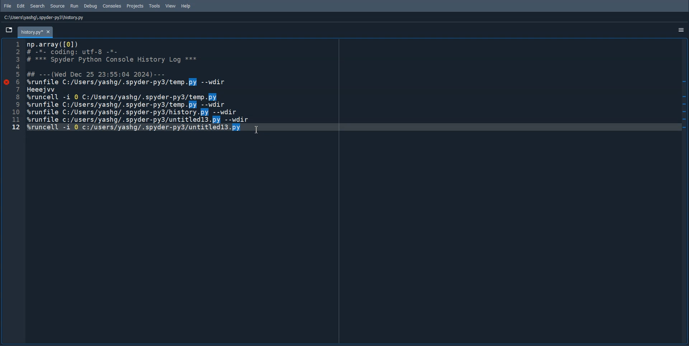 The width and height of the screenshot is (689, 346). What do you see at coordinates (186, 6) in the screenshot?
I see `Help` at bounding box center [186, 6].